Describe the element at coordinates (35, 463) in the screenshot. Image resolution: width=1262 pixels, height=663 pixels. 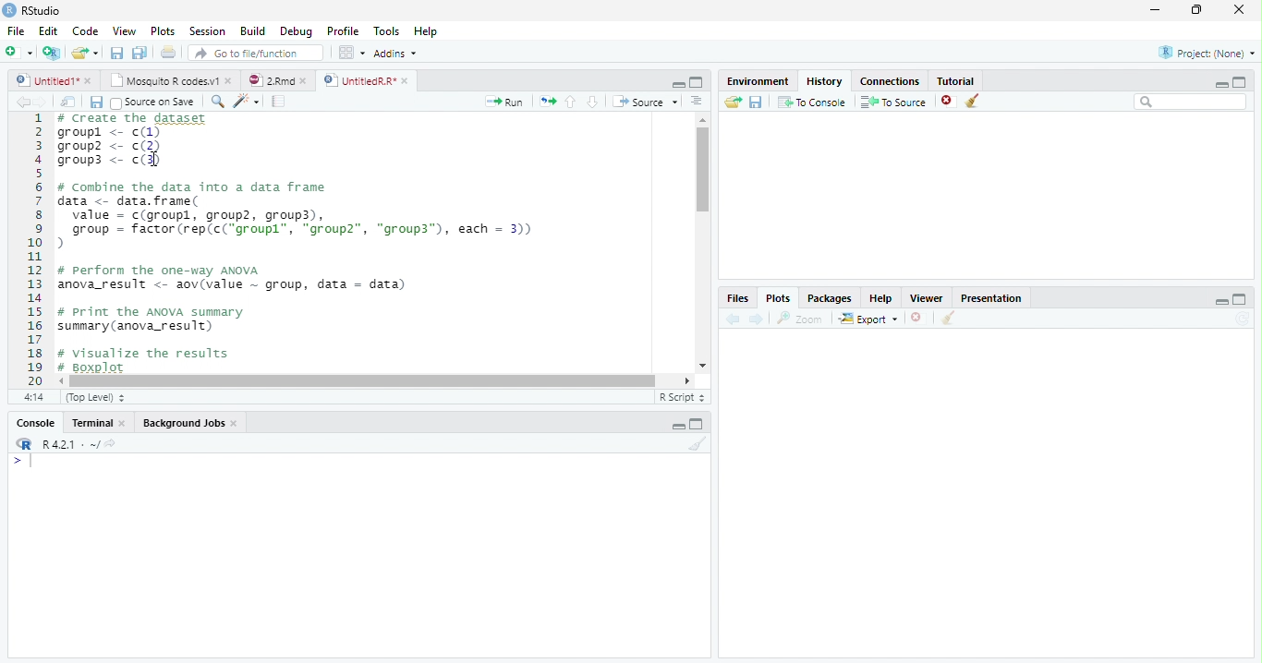
I see `Cursor` at that location.